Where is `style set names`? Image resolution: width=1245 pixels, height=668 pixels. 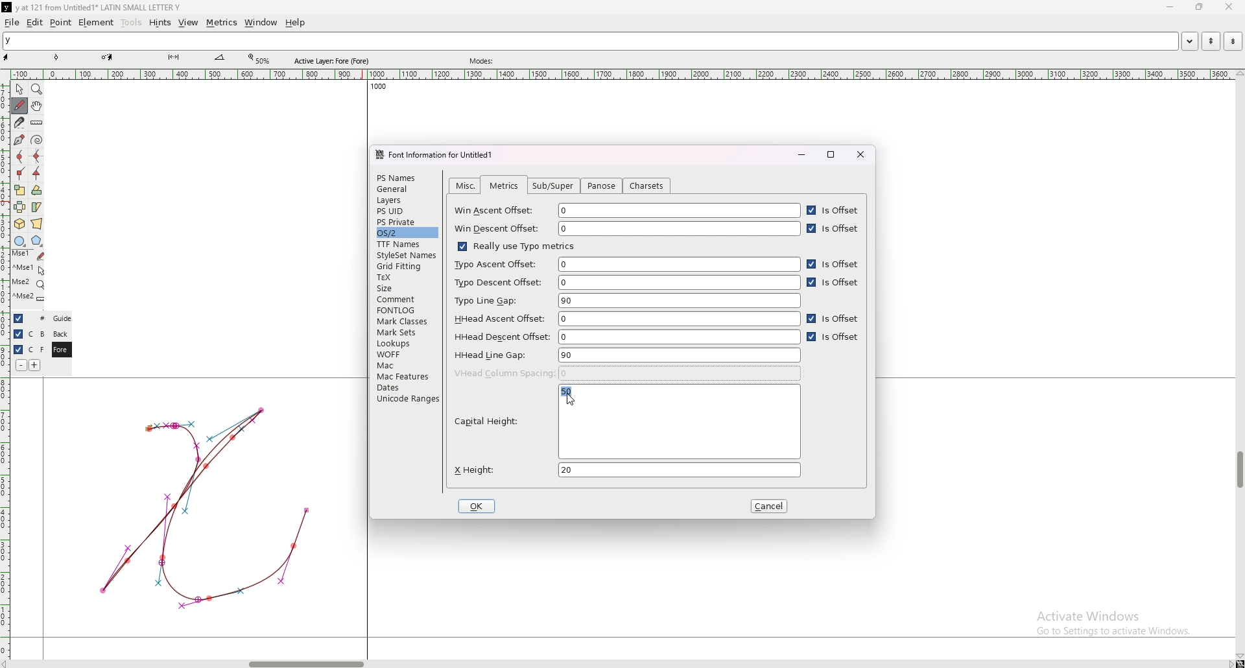
style set names is located at coordinates (405, 256).